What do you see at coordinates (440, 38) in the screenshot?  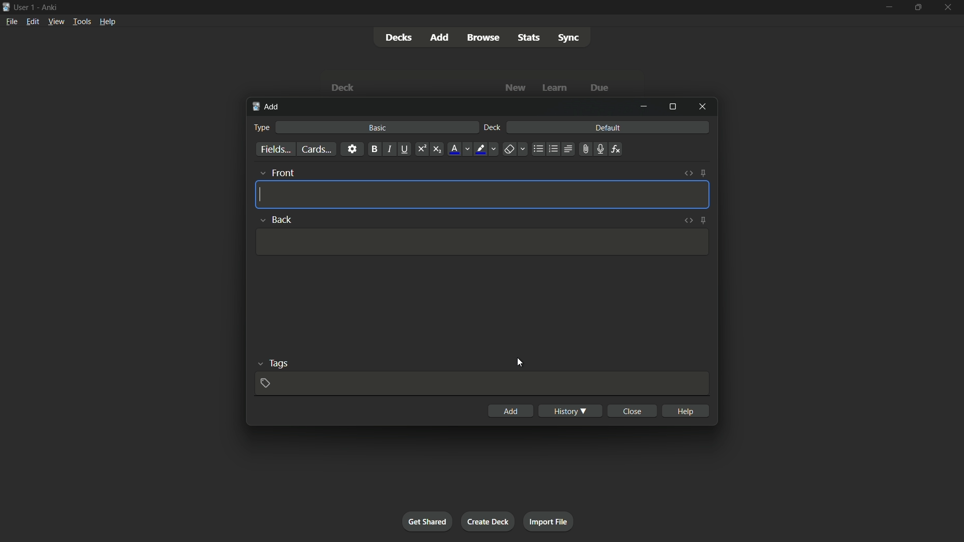 I see `add` at bounding box center [440, 38].